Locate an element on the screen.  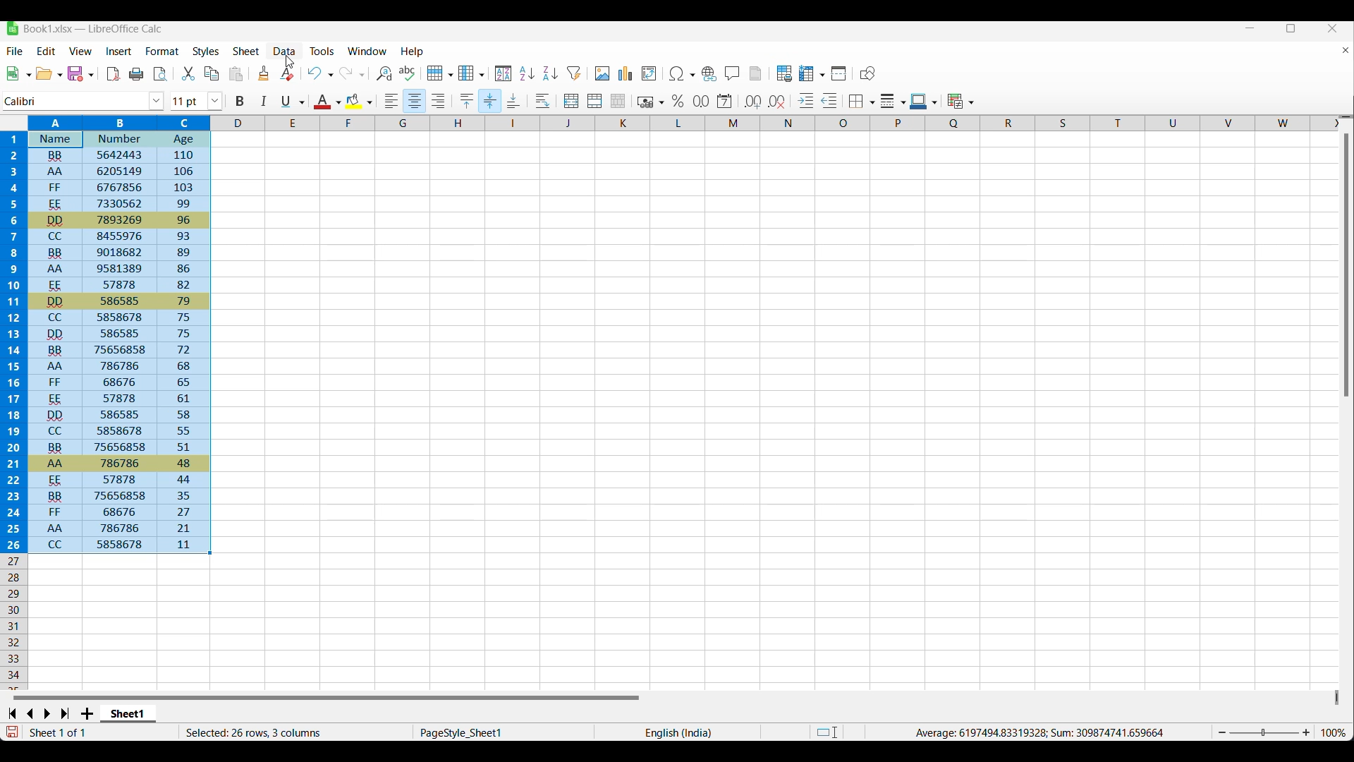
Special character options is located at coordinates (681, 73).